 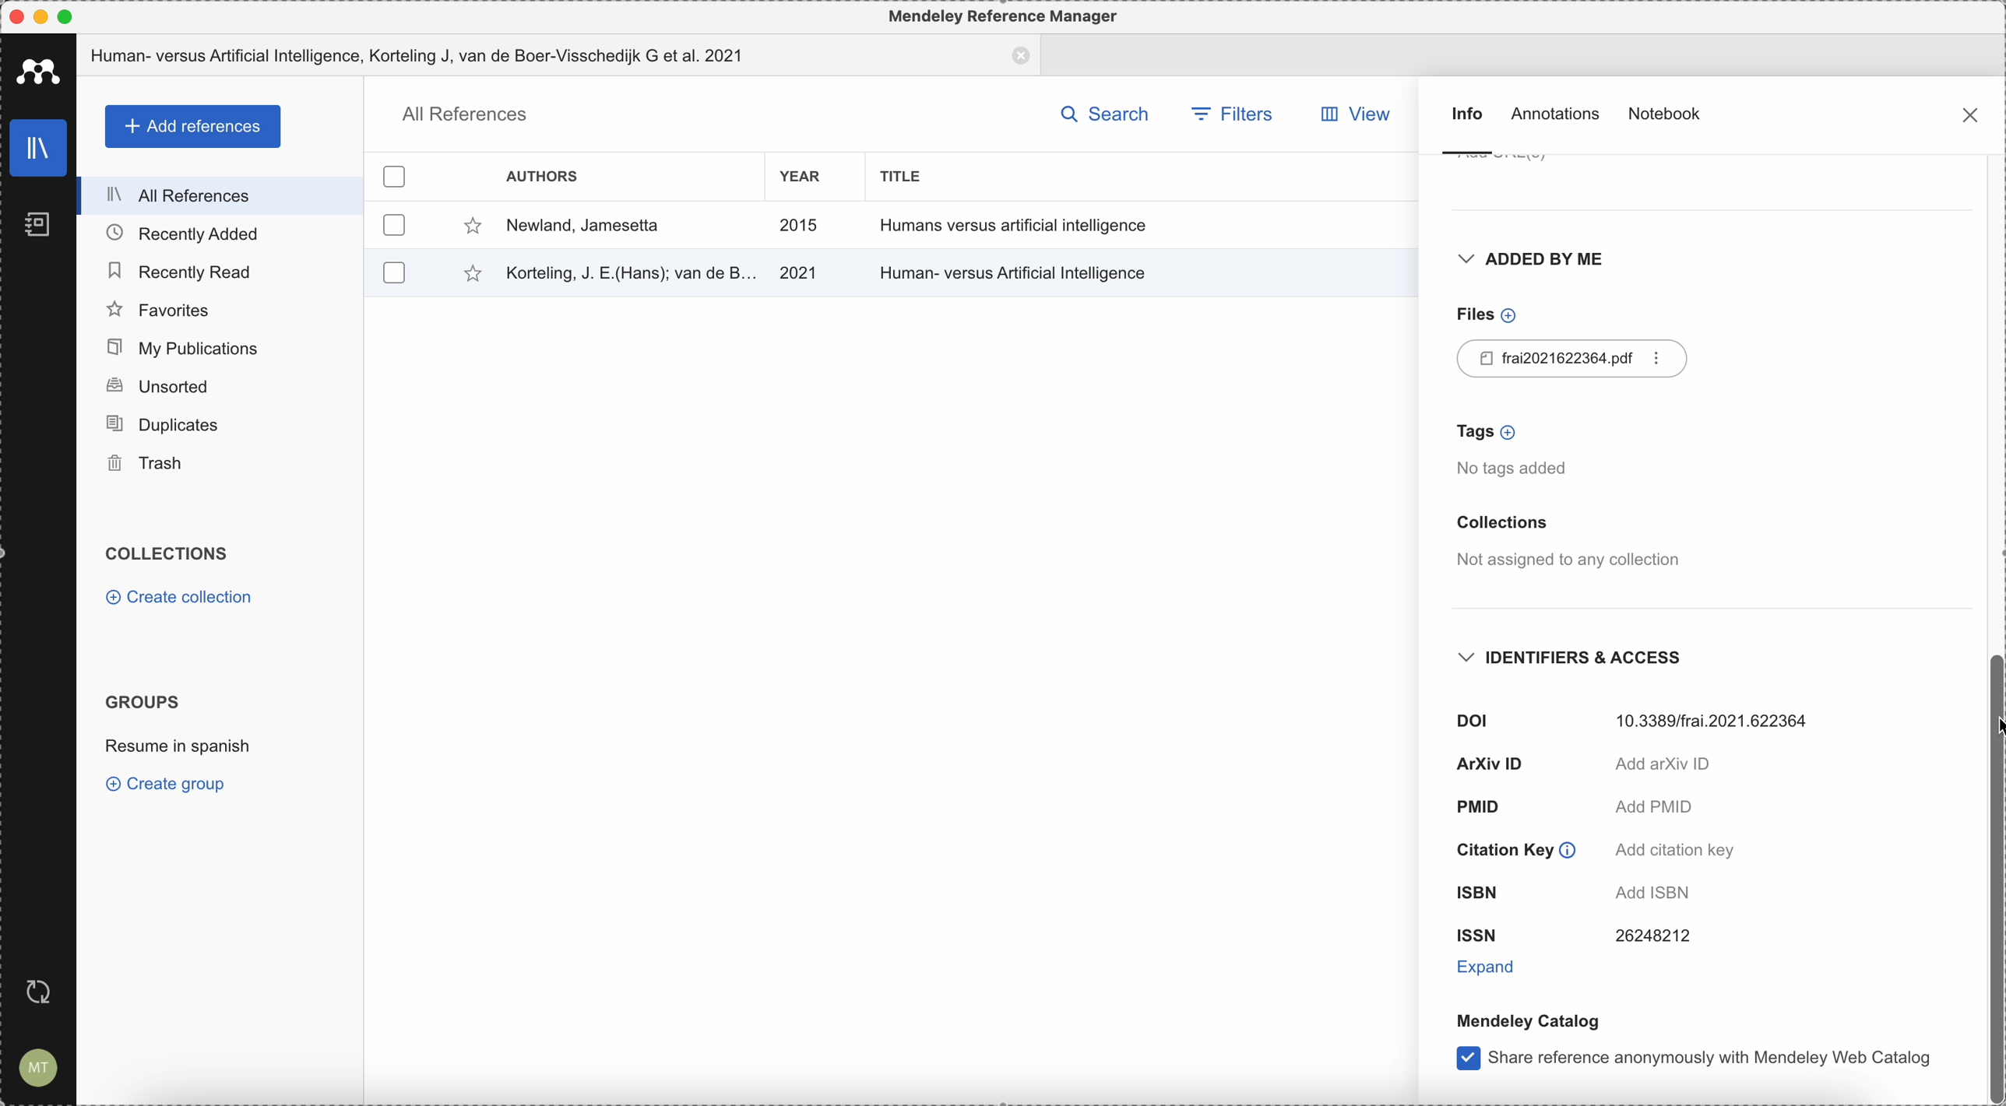 I want to click on files, so click(x=1483, y=314).